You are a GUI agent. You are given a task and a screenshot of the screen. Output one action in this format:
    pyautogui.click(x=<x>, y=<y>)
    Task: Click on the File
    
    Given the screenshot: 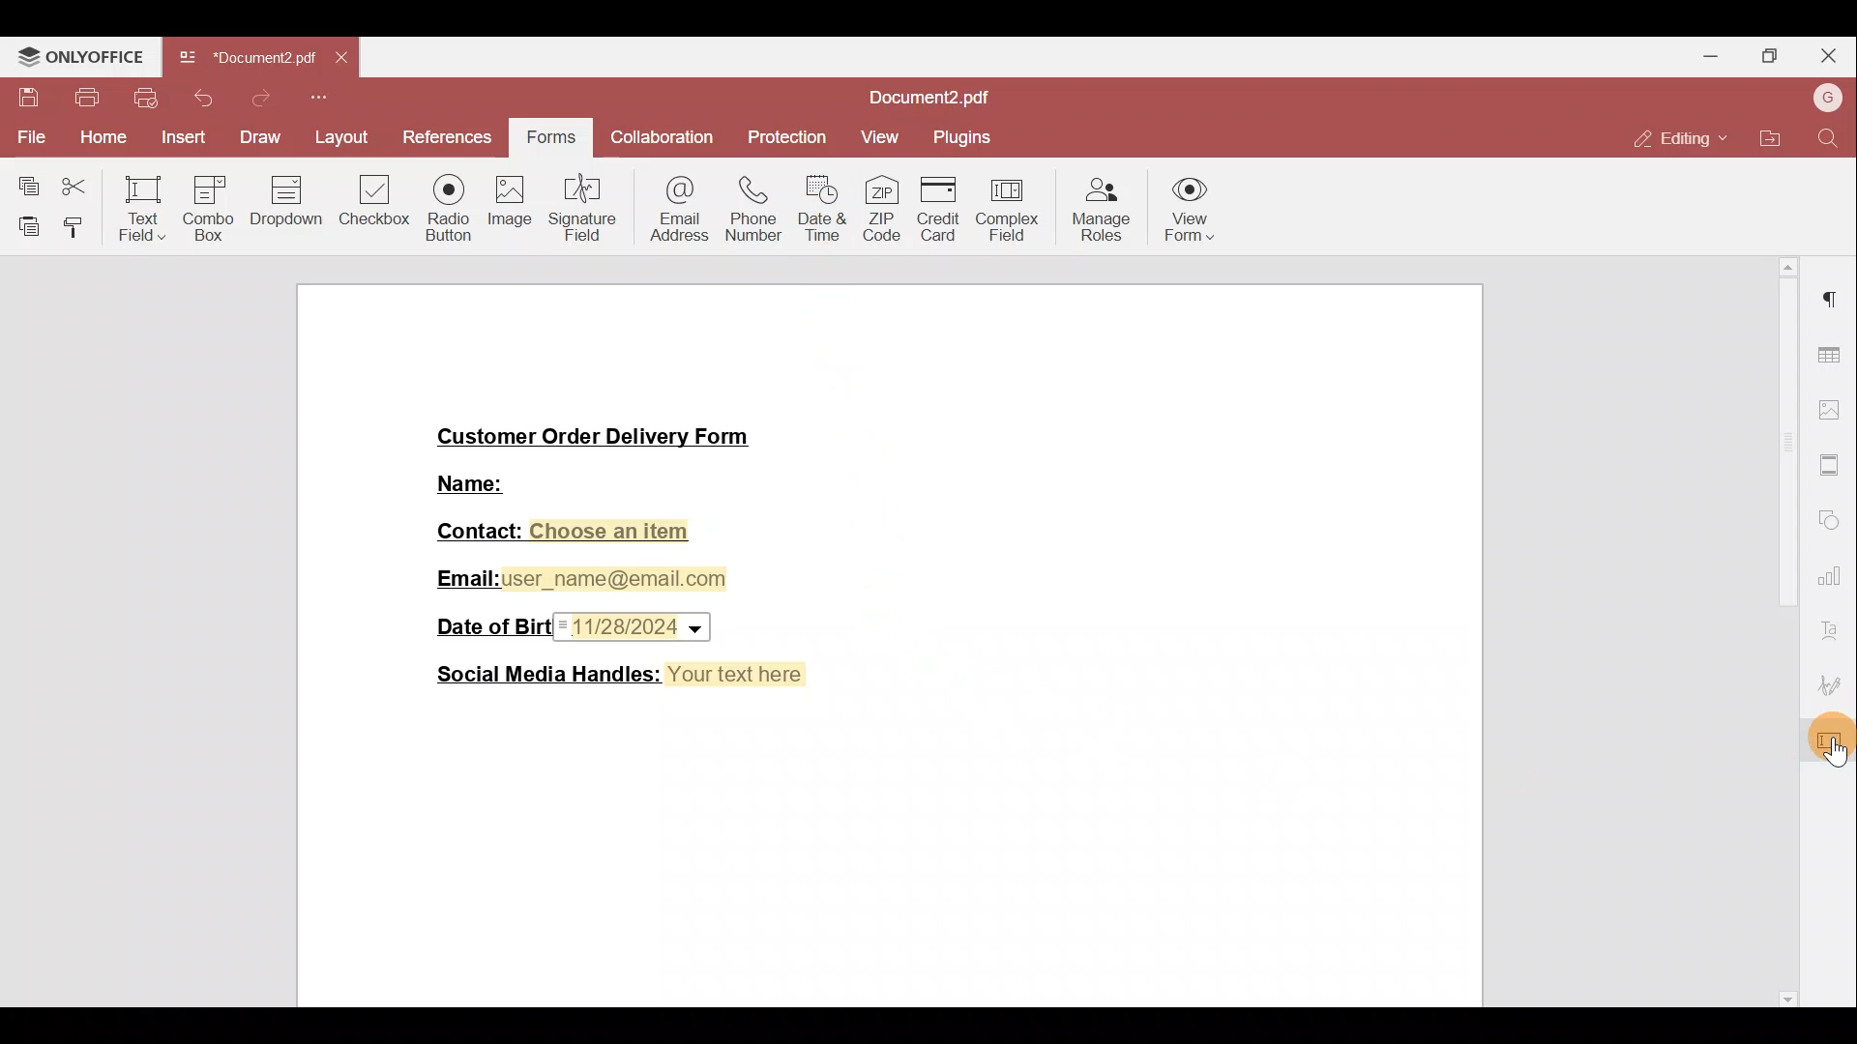 What is the action you would take?
    pyautogui.click(x=27, y=135)
    